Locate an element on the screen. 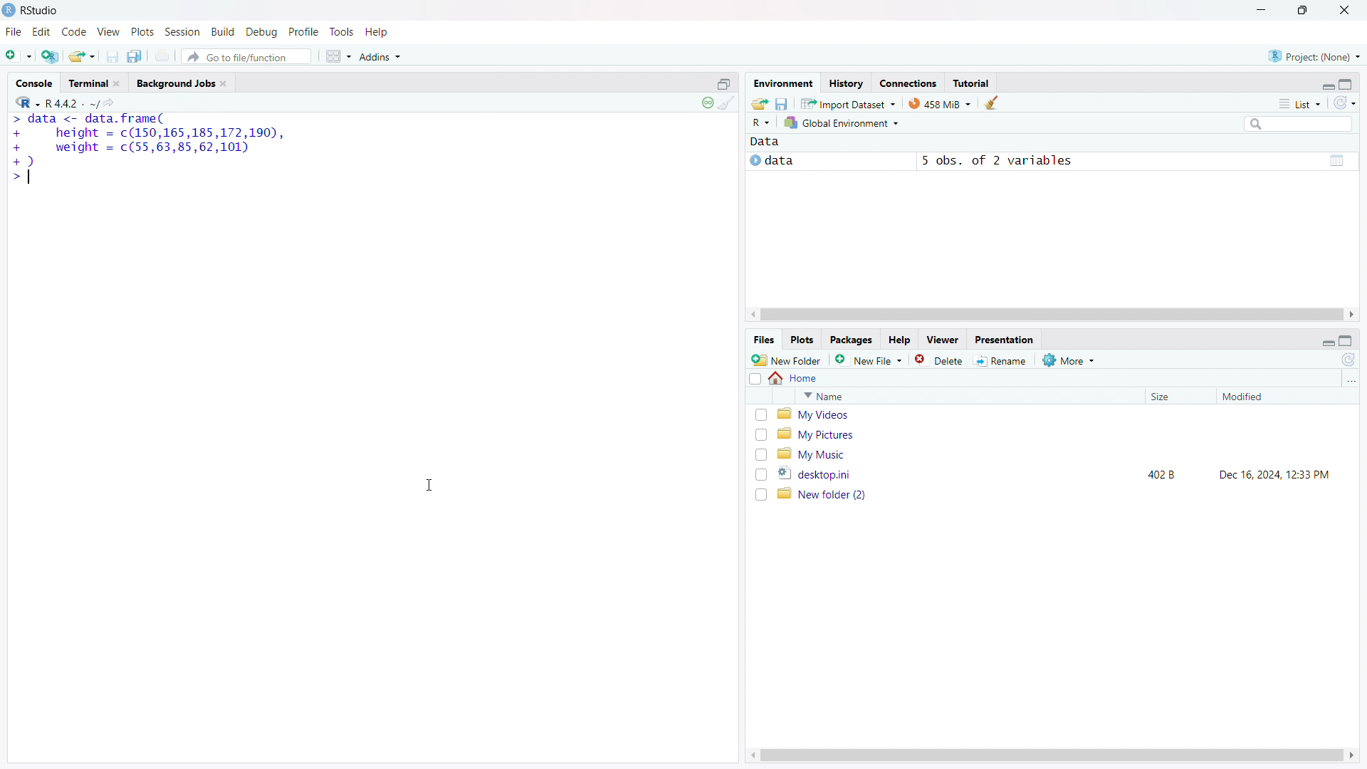  refresh the list of objects is located at coordinates (1344, 103).